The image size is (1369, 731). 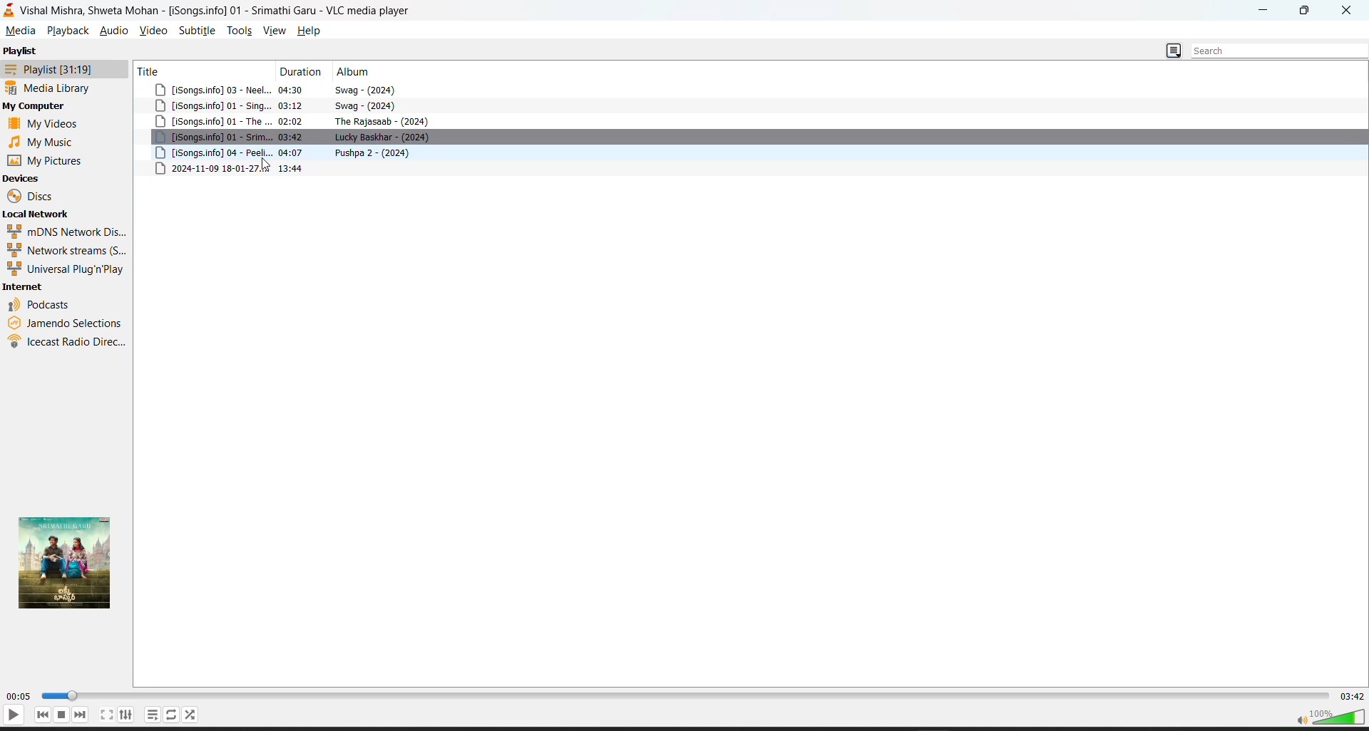 I want to click on loop, so click(x=173, y=716).